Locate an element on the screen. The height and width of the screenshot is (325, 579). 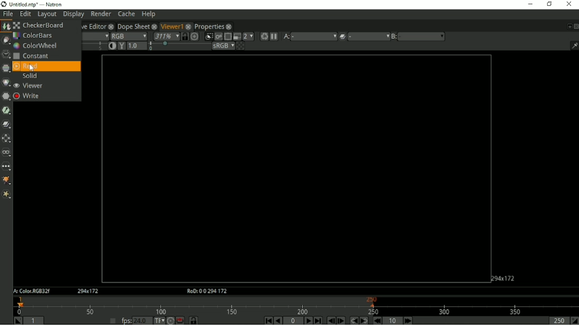
Set the playback out point at the current frame is located at coordinates (574, 321).